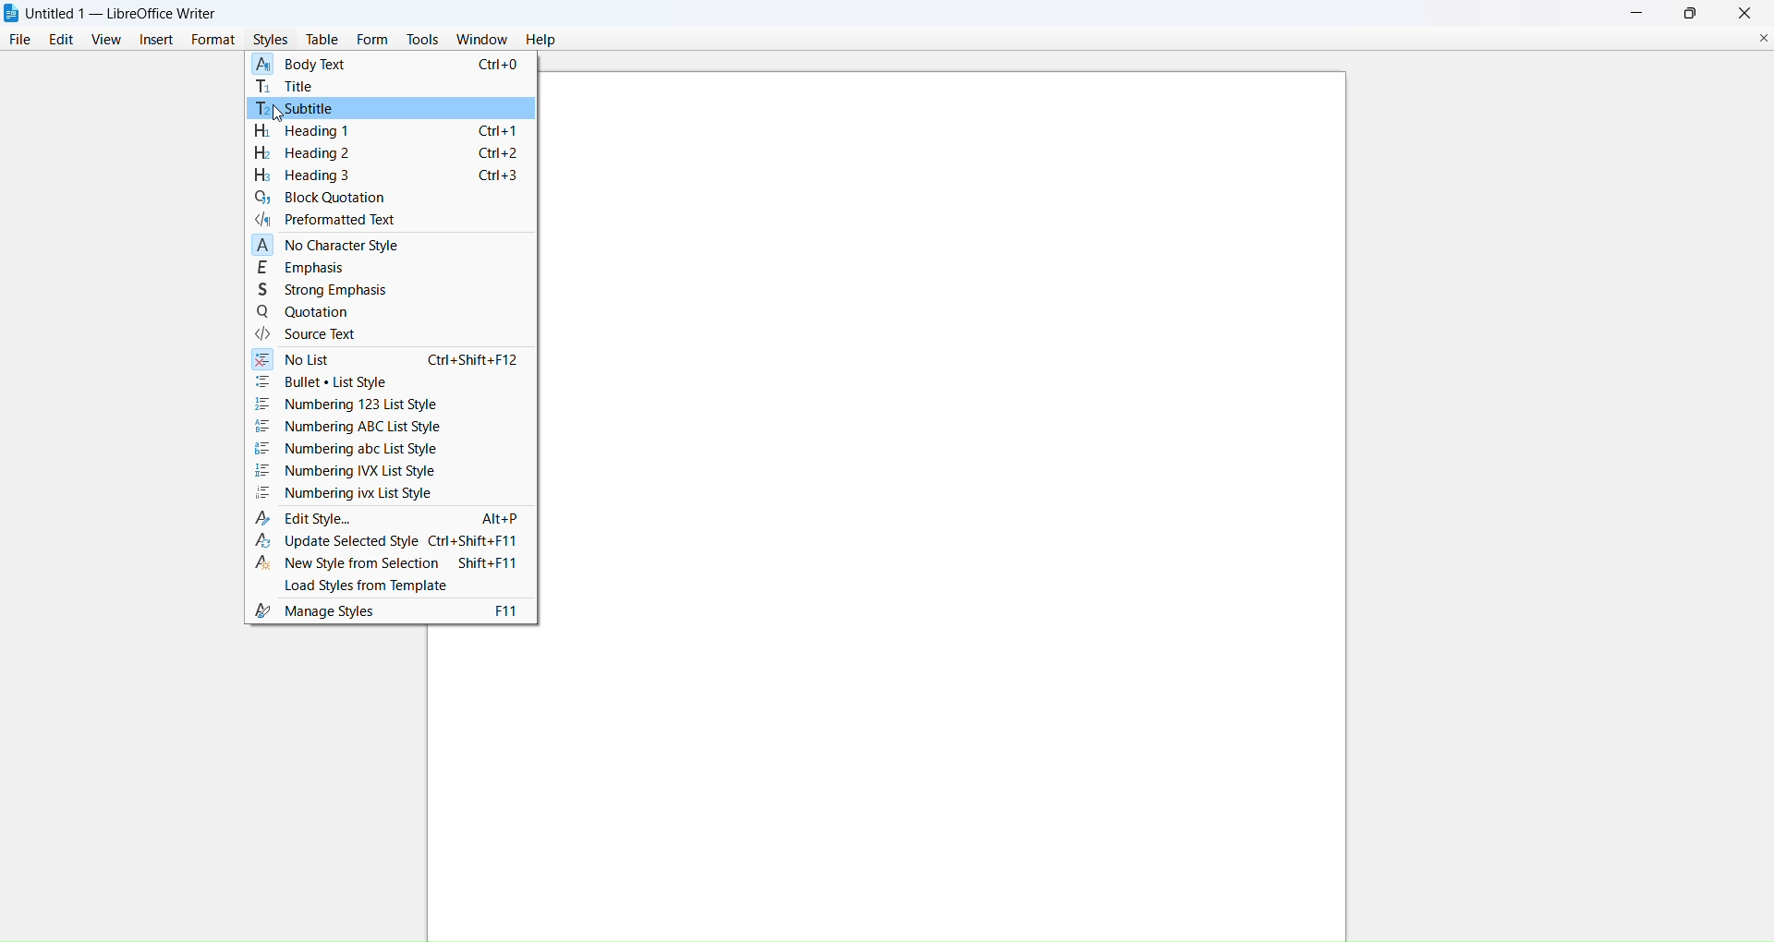 The width and height of the screenshot is (1774, 942). I want to click on numbering abc style, so click(345, 450).